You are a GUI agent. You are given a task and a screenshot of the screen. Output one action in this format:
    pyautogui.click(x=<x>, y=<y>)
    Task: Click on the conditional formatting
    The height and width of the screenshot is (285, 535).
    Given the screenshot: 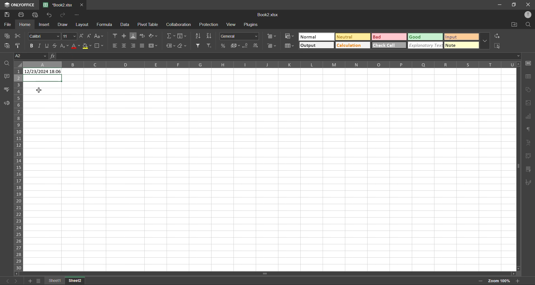 What is the action you would take?
    pyautogui.click(x=291, y=36)
    